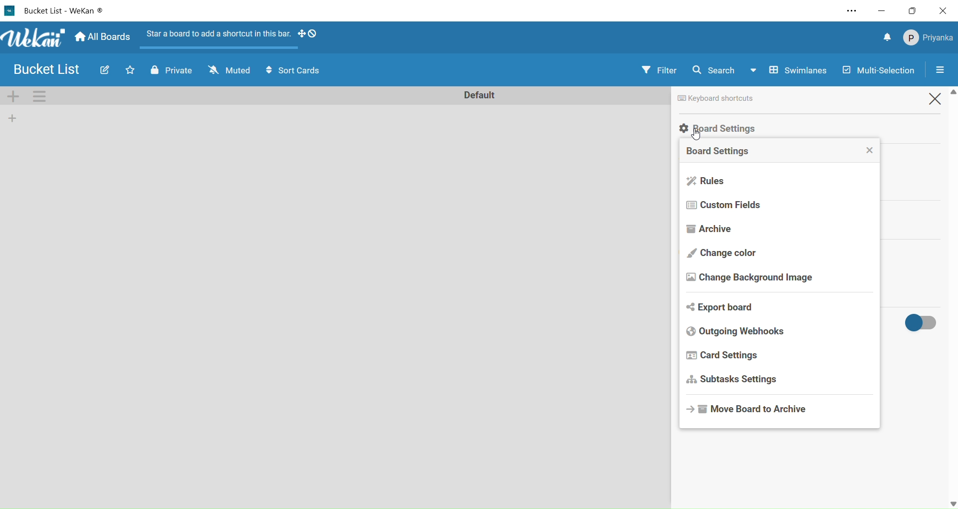 The width and height of the screenshot is (958, 509). Describe the element at coordinates (701, 136) in the screenshot. I see `cursor` at that location.